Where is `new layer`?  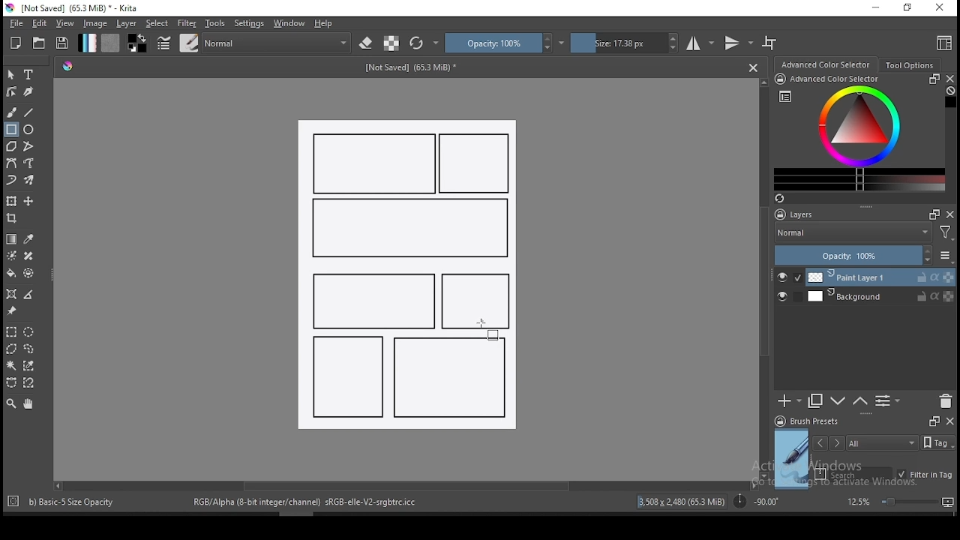 new layer is located at coordinates (790, 400).